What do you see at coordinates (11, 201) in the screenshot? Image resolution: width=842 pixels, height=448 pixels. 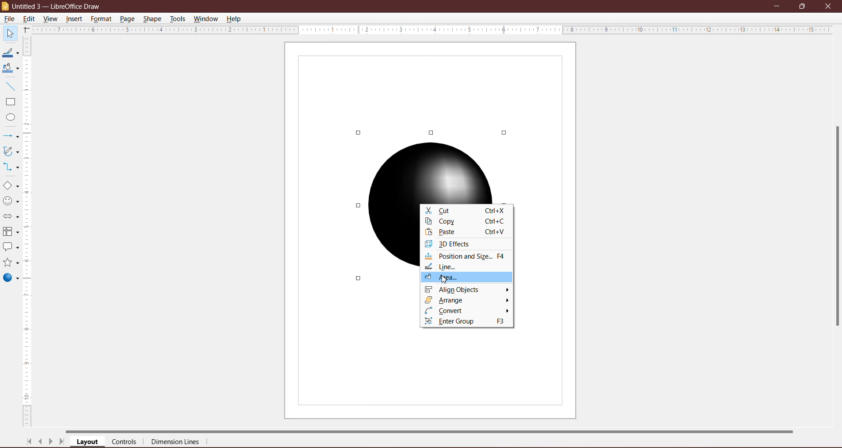 I see `Symbol Shapes` at bounding box center [11, 201].